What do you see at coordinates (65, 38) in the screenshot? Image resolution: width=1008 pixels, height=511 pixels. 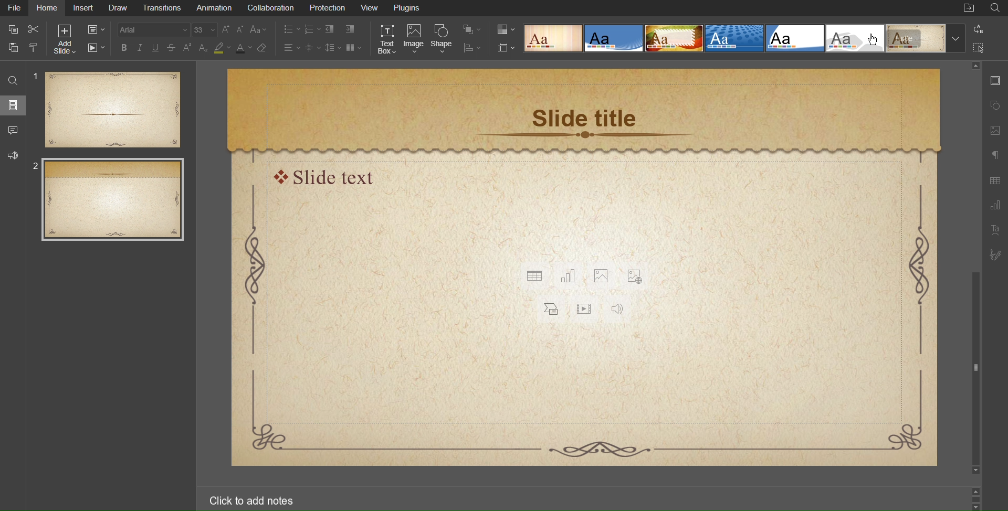 I see `Add Slide` at bounding box center [65, 38].